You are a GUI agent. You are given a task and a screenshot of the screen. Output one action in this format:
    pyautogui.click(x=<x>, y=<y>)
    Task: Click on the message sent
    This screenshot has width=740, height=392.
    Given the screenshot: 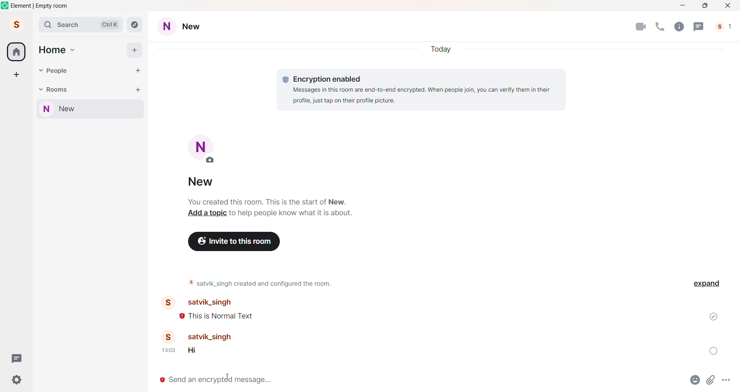 What is the action you would take?
    pyautogui.click(x=713, y=317)
    